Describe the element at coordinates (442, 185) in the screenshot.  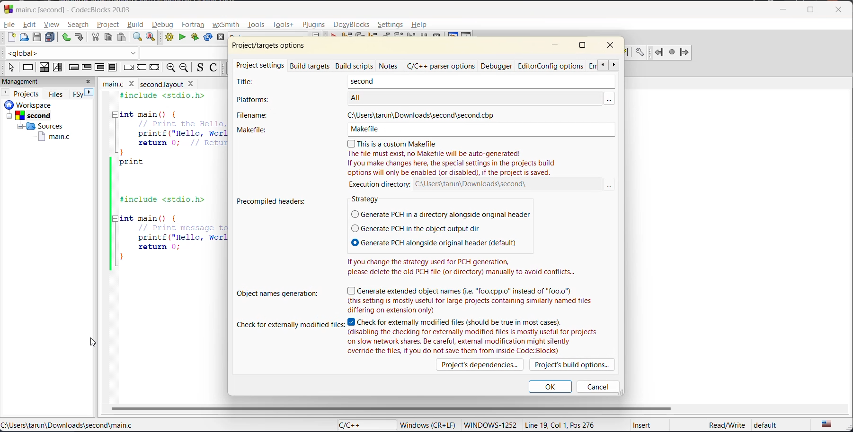
I see `execution directory` at that location.